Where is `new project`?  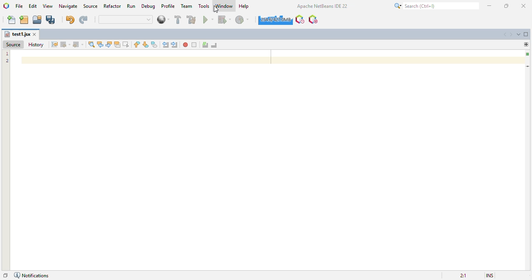
new project is located at coordinates (24, 20).